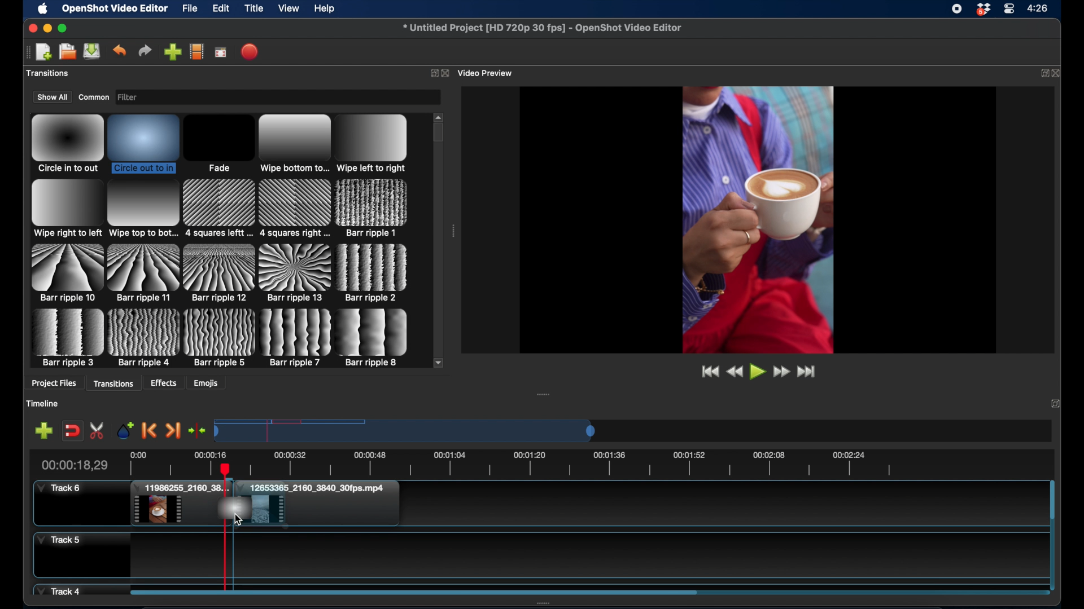 This screenshot has width=1084, height=609. What do you see at coordinates (66, 52) in the screenshot?
I see `open project` at bounding box center [66, 52].